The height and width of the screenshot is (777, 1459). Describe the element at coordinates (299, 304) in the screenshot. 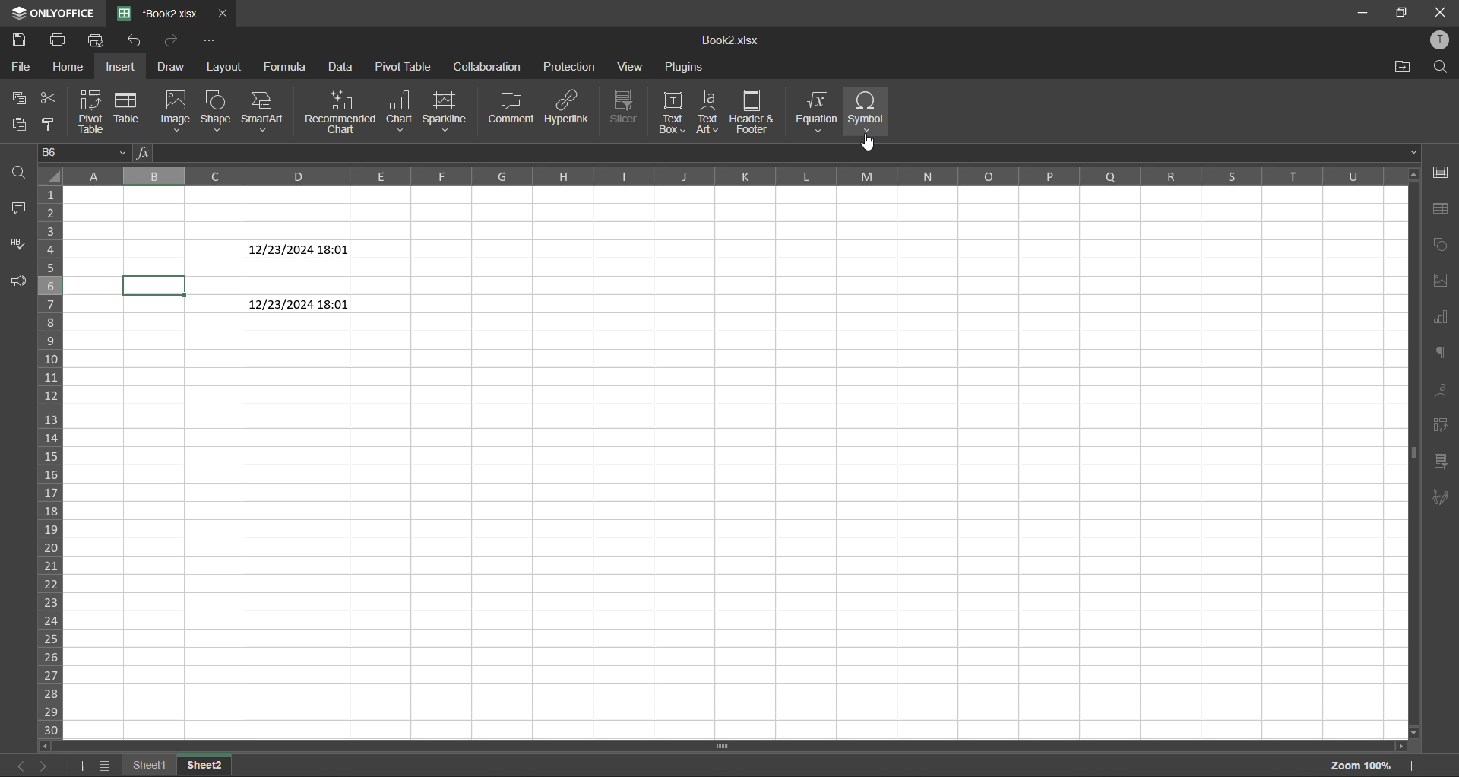

I see `12/23/24 18:01` at that location.